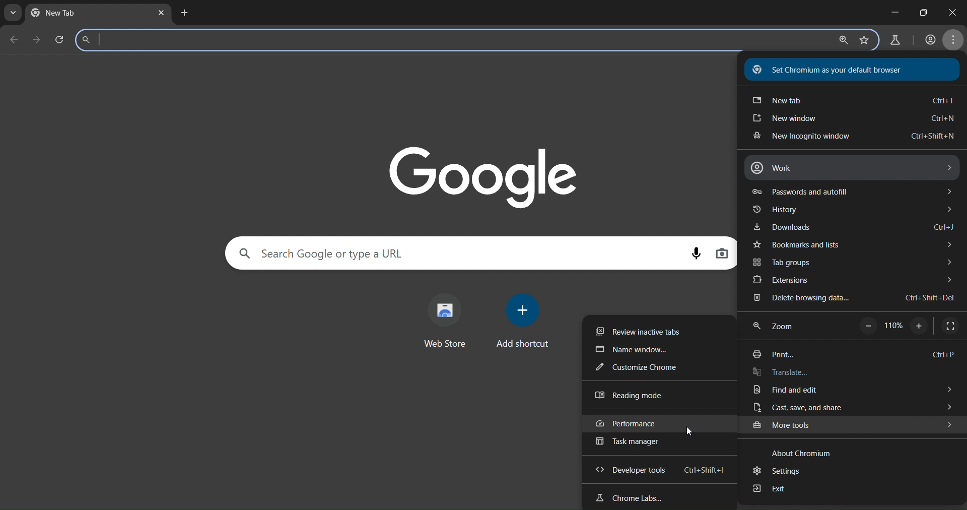 The height and width of the screenshot is (510, 967). Describe the element at coordinates (955, 40) in the screenshot. I see `menu` at that location.